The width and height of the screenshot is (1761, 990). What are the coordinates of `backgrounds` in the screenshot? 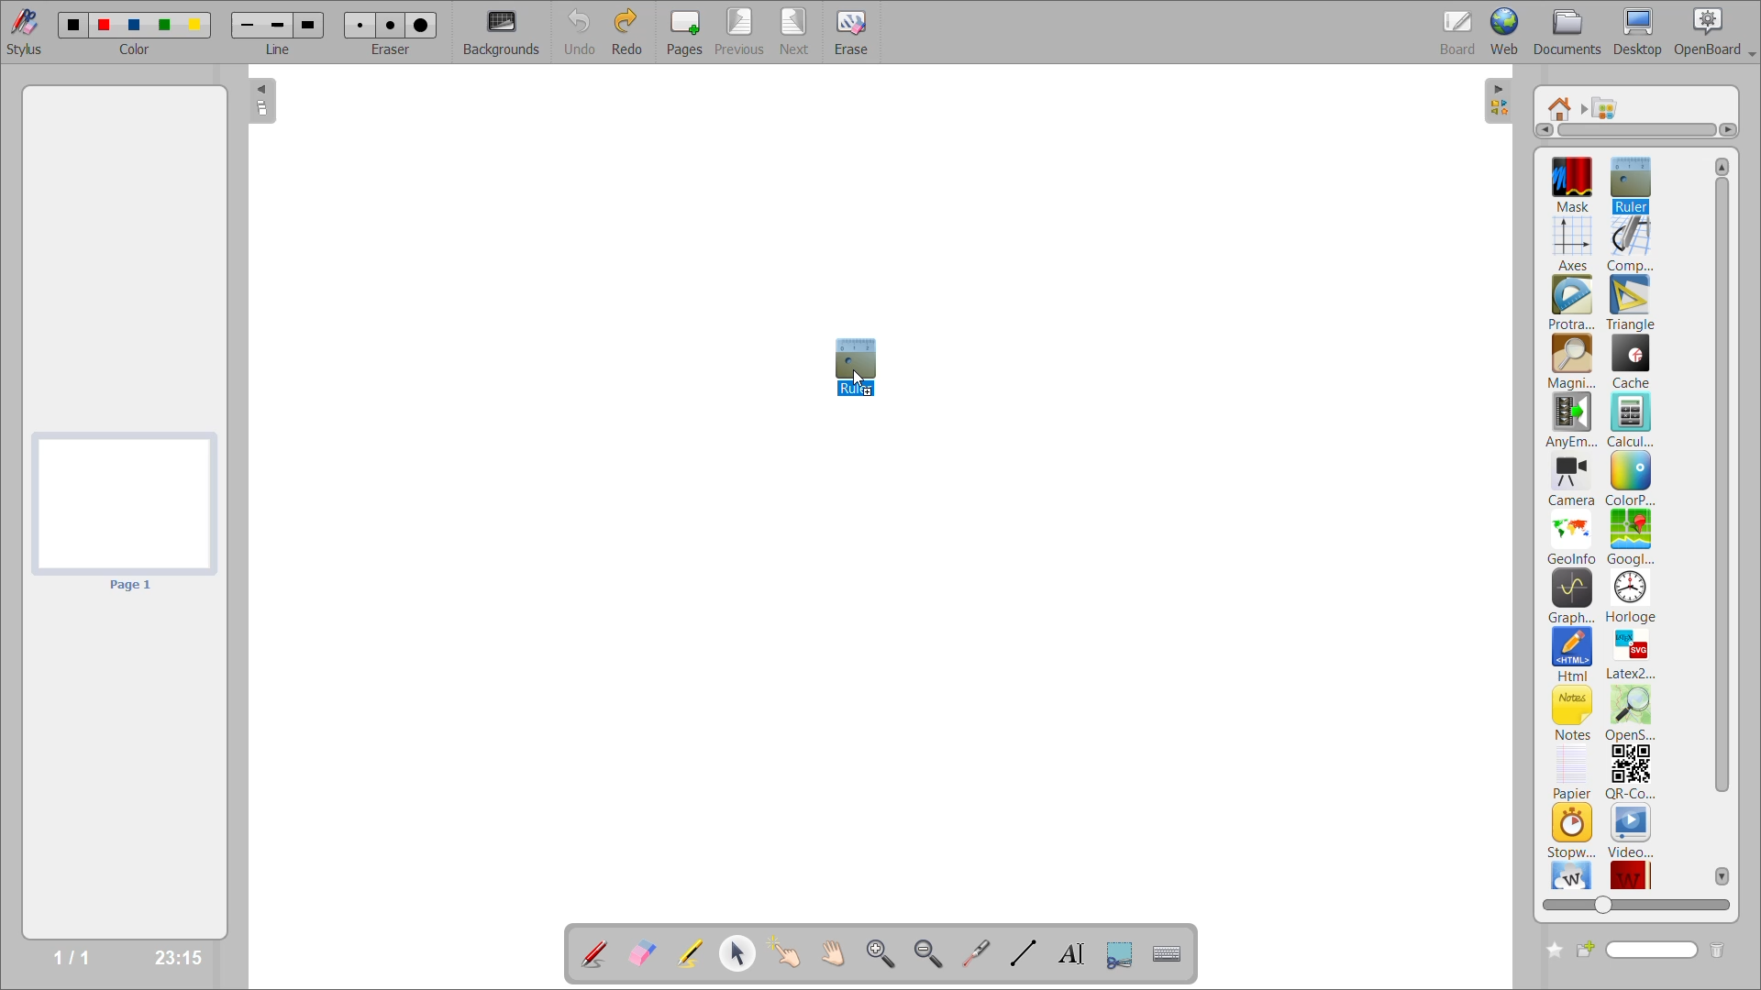 It's located at (504, 32).